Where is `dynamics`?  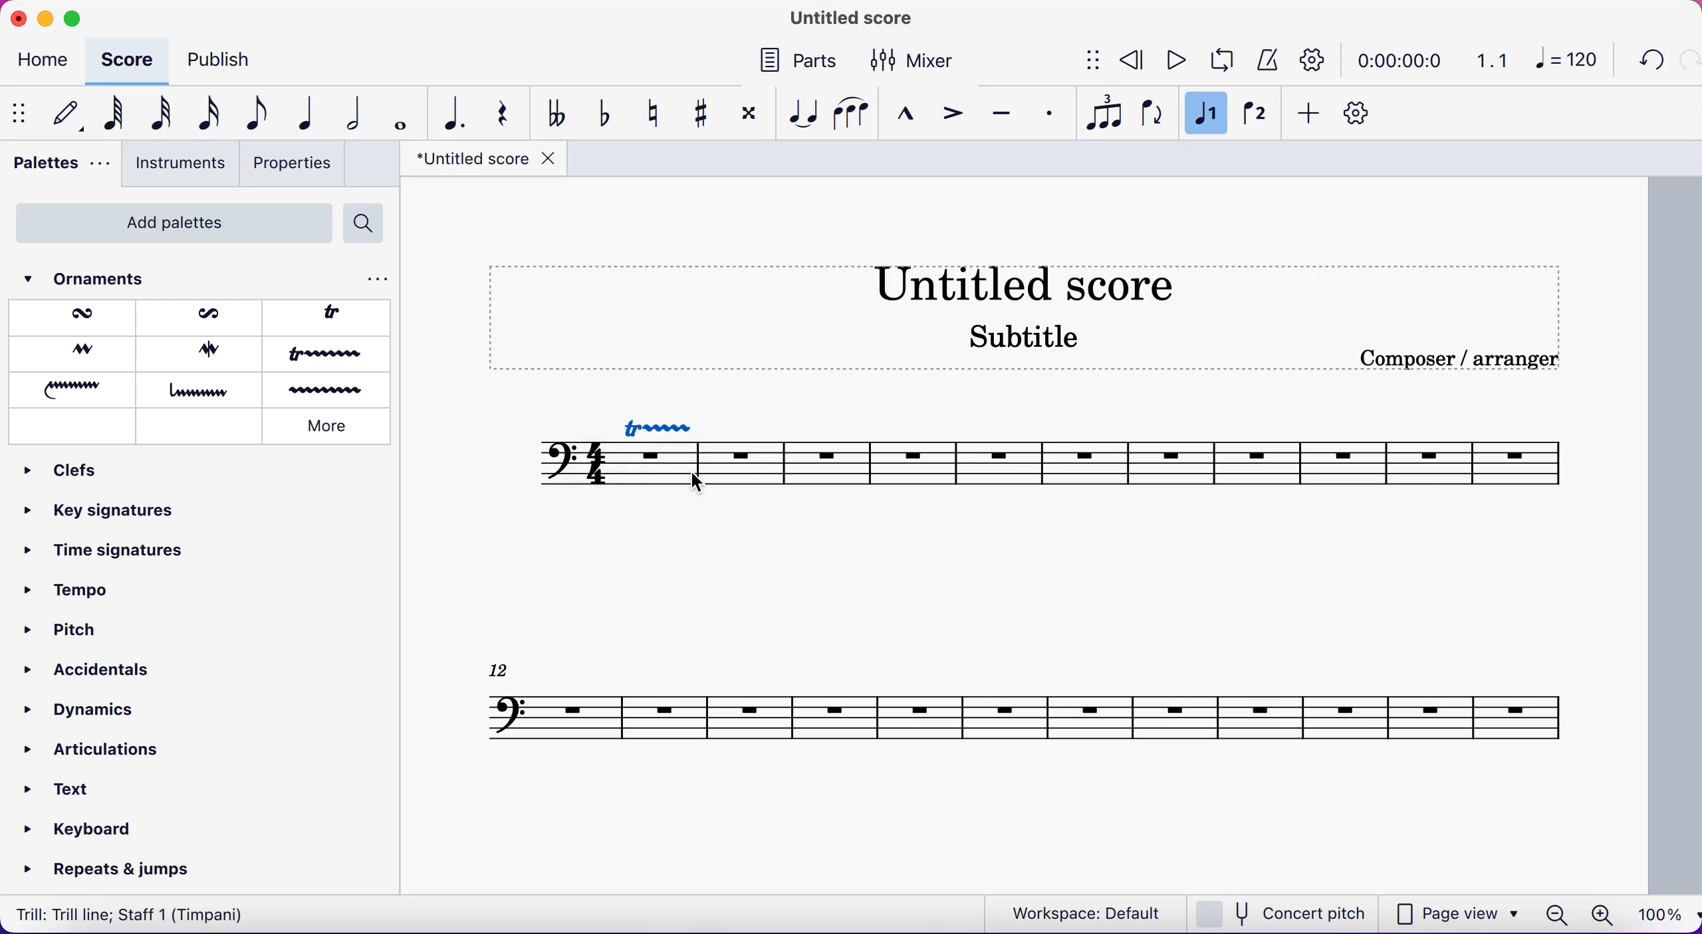 dynamics is located at coordinates (84, 710).